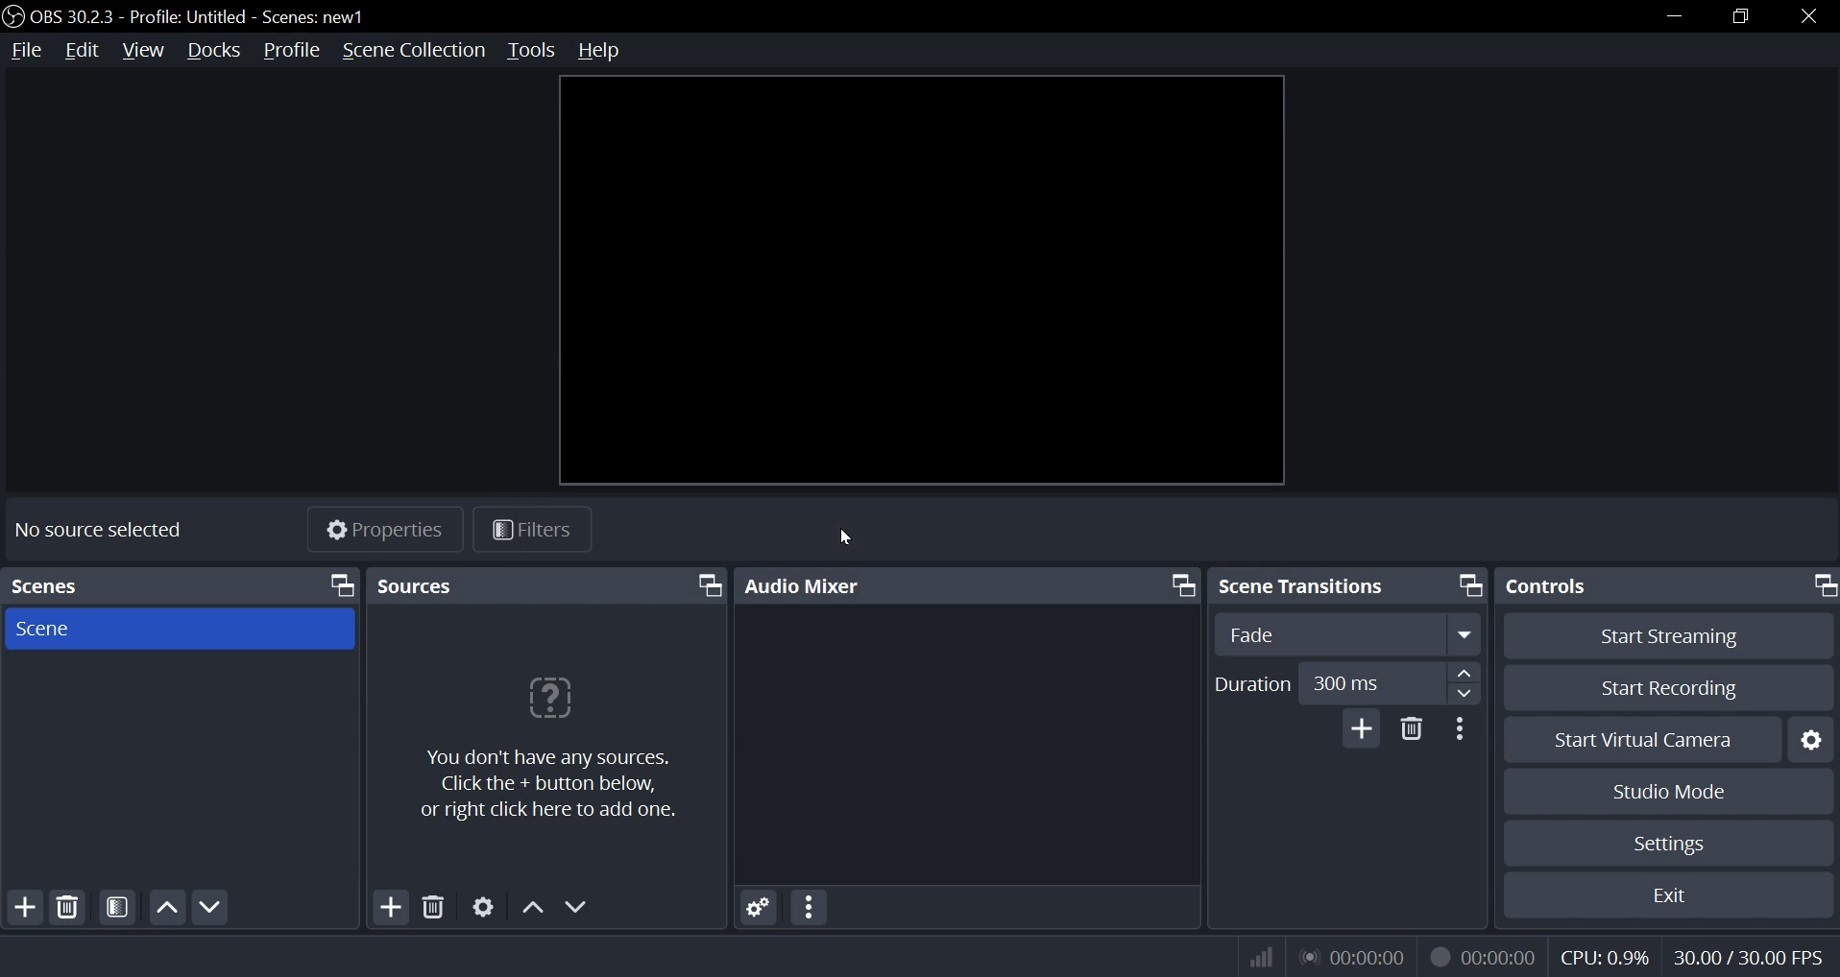 The height and width of the screenshot is (977, 1840). Describe the element at coordinates (1814, 739) in the screenshot. I see `settings` at that location.